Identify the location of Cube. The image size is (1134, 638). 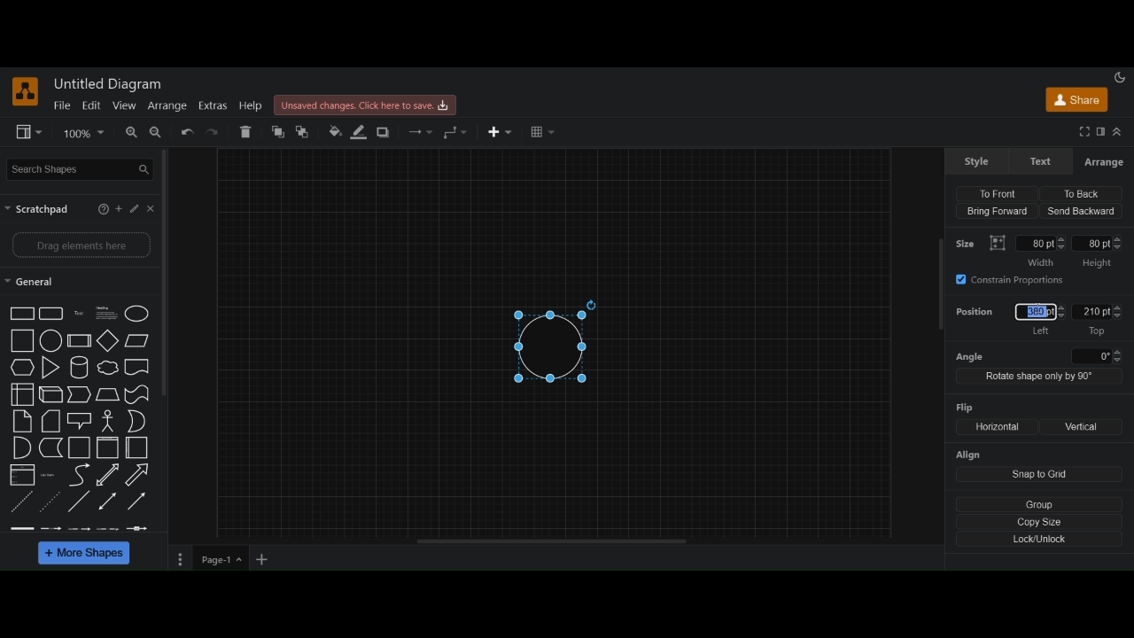
(51, 395).